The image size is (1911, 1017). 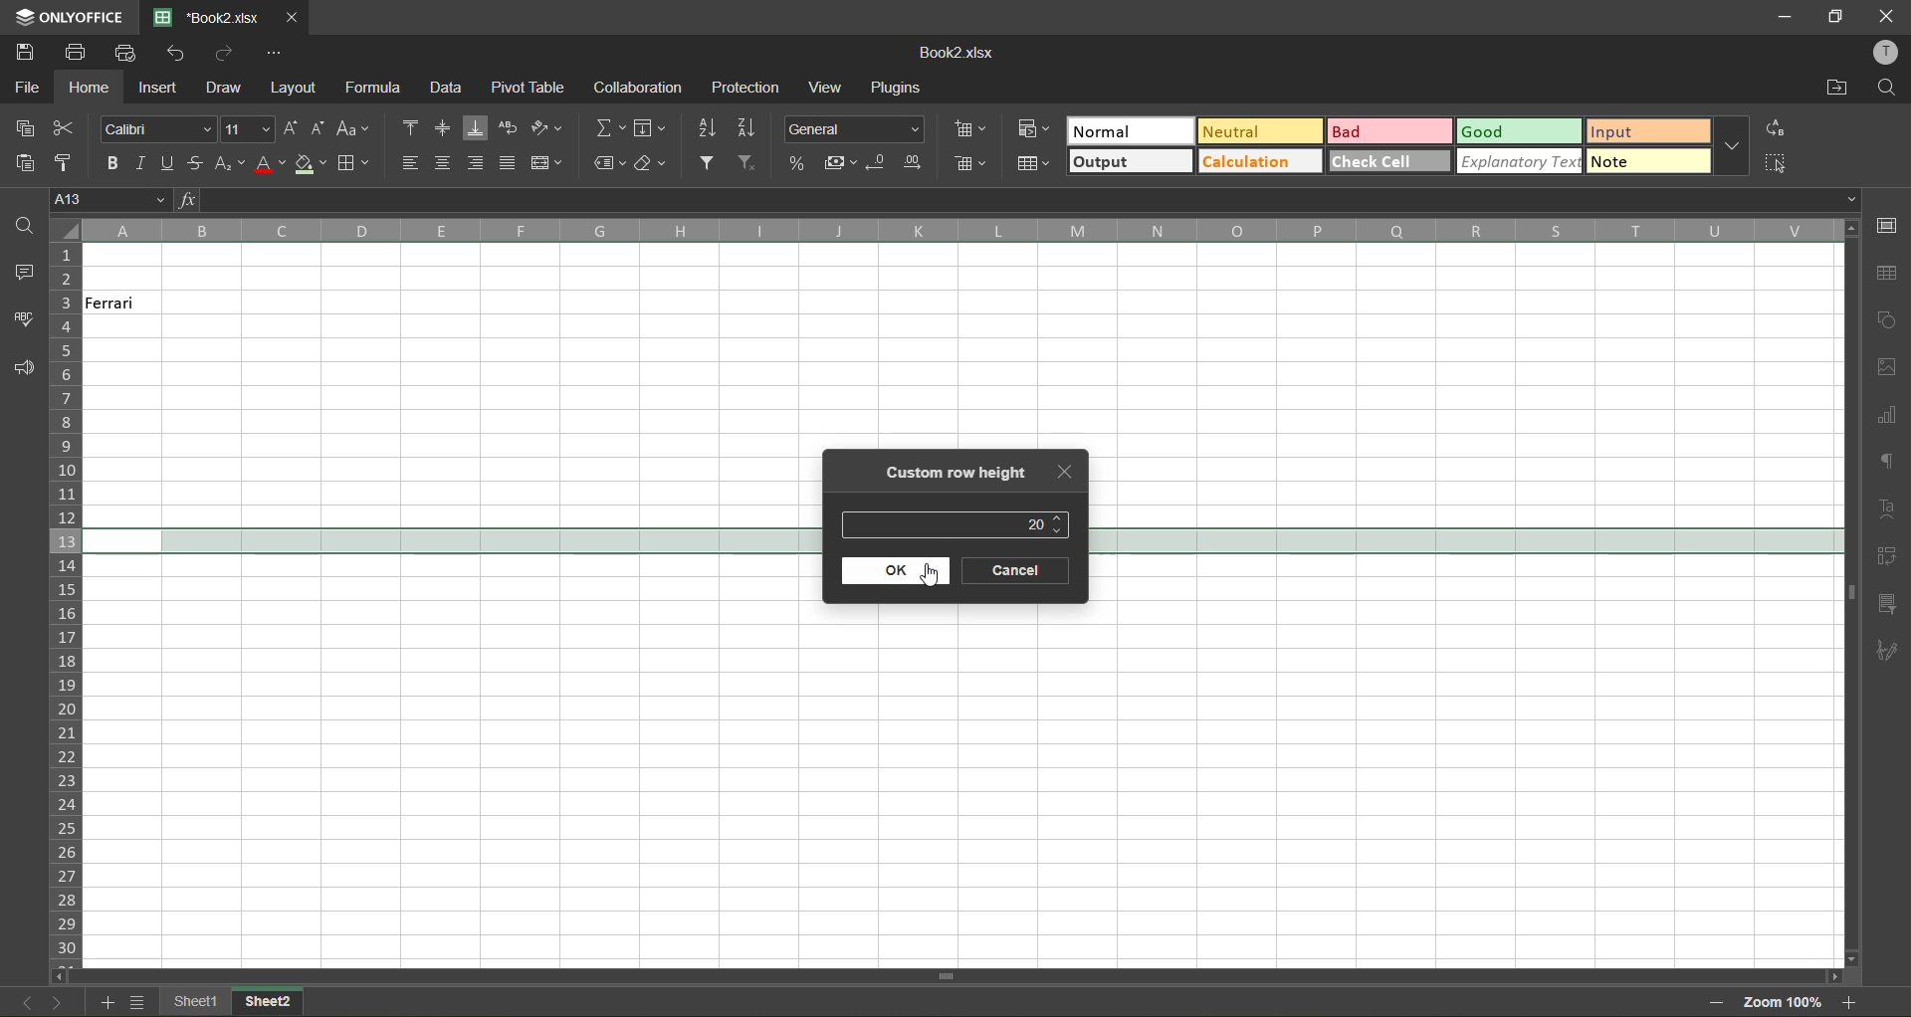 What do you see at coordinates (1854, 198) in the screenshot?
I see `Drop-down ` at bounding box center [1854, 198].